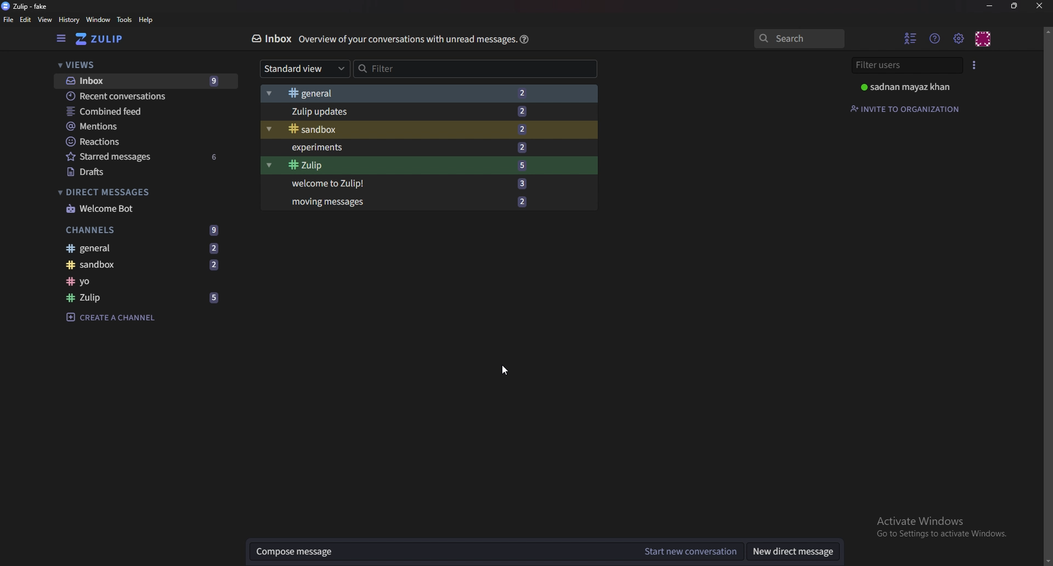  Describe the element at coordinates (476, 69) in the screenshot. I see `Filter` at that location.